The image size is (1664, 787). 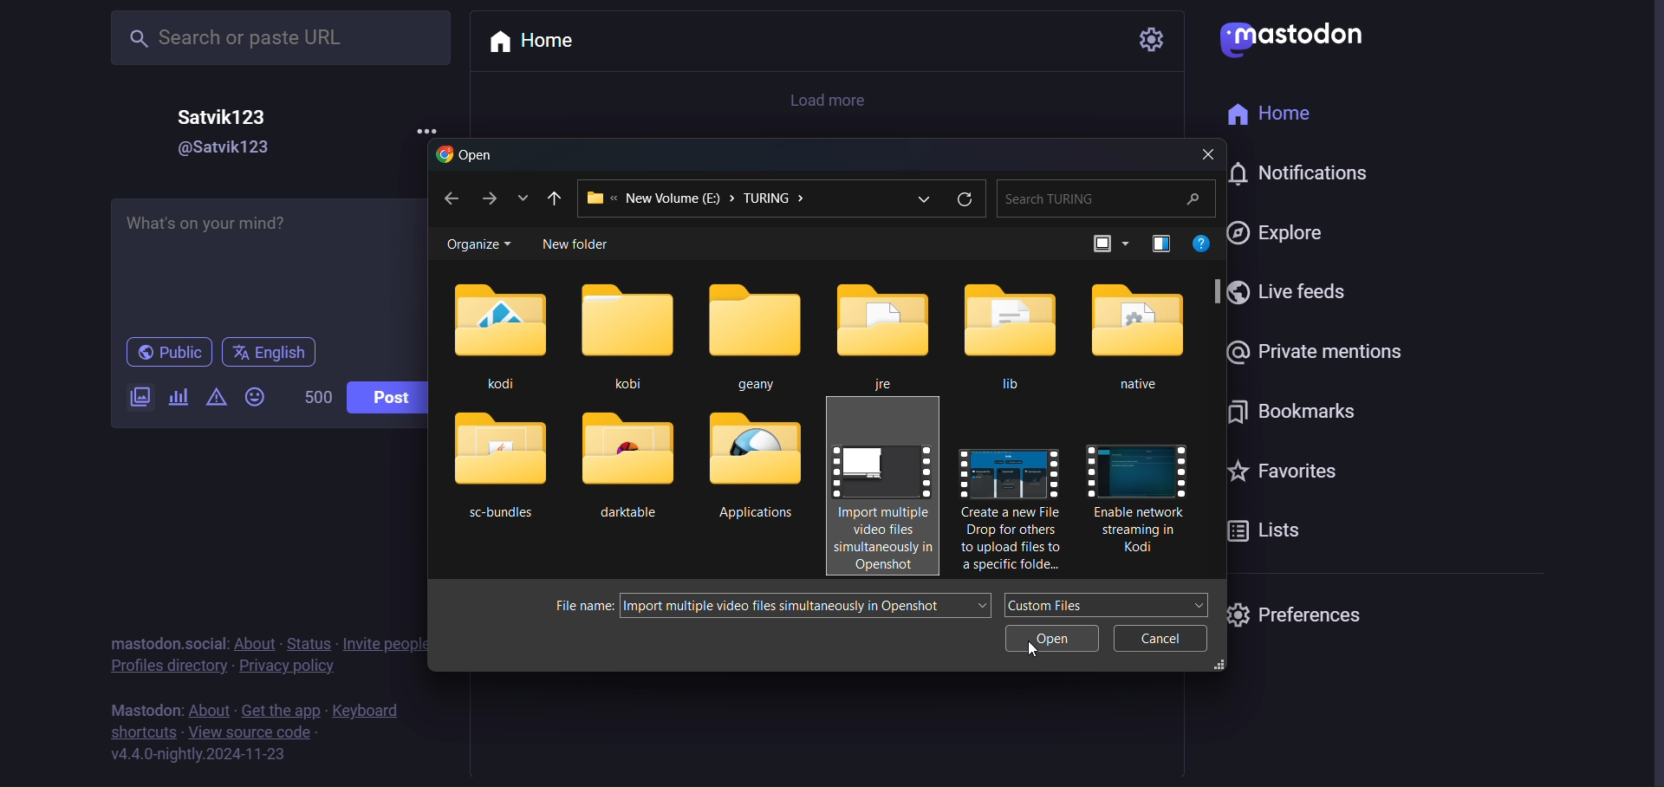 I want to click on Custom Files, so click(x=1051, y=603).